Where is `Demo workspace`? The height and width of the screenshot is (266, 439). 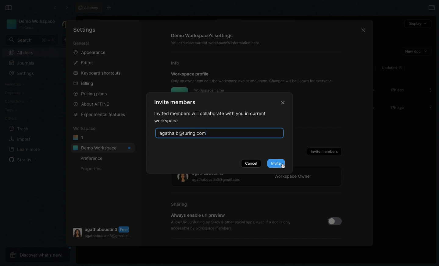
Demo workspace is located at coordinates (102, 148).